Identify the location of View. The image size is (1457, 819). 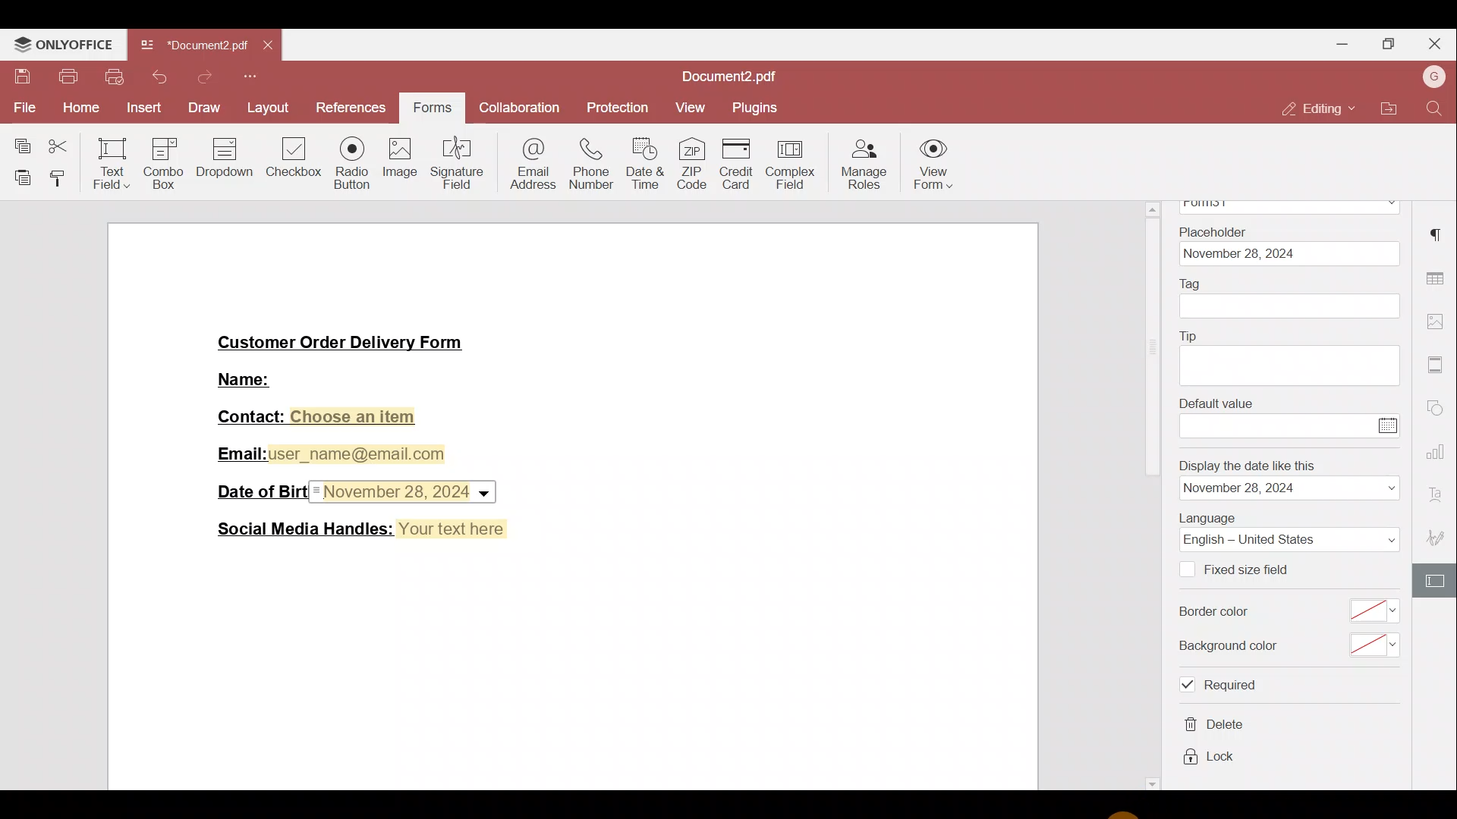
(695, 105).